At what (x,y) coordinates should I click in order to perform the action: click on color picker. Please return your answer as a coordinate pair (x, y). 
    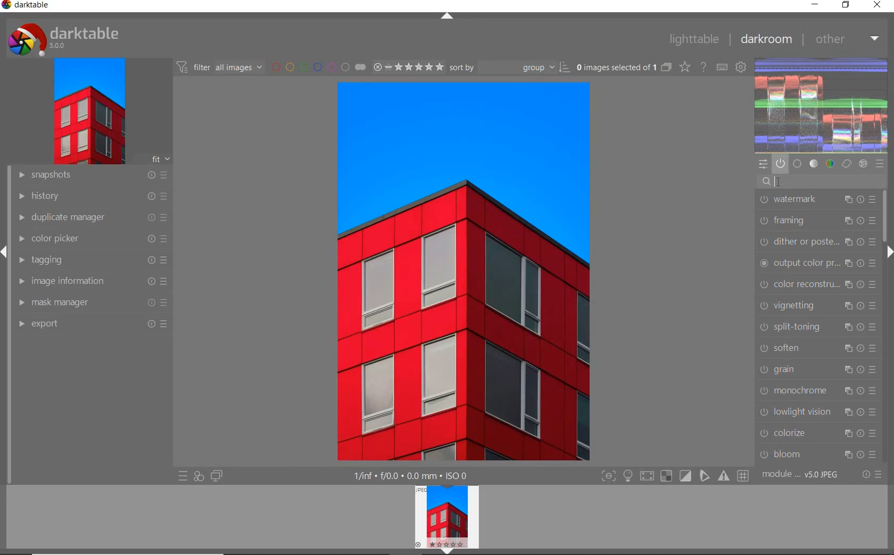
    Looking at the image, I should click on (91, 240).